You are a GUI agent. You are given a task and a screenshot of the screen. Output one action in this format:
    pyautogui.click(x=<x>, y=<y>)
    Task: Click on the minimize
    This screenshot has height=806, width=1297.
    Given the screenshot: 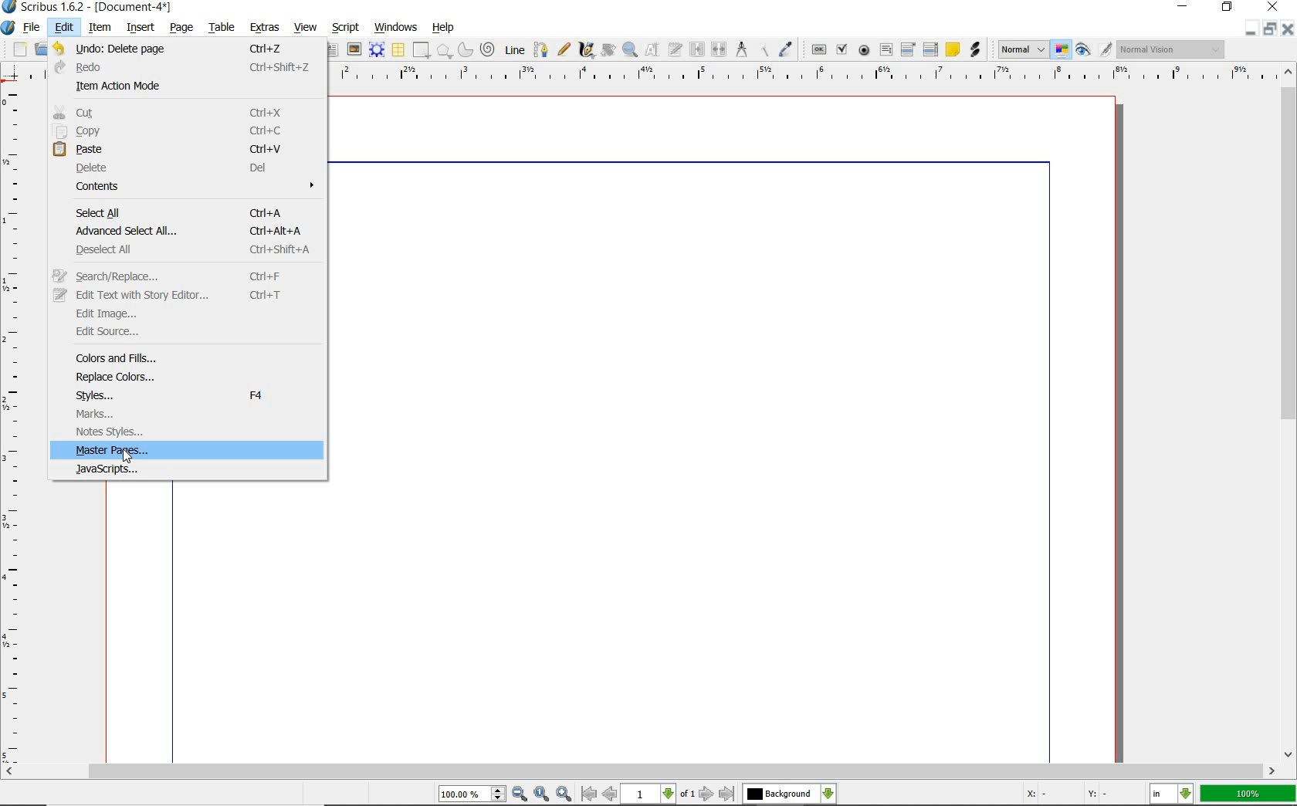 What is the action you would take?
    pyautogui.click(x=1252, y=29)
    